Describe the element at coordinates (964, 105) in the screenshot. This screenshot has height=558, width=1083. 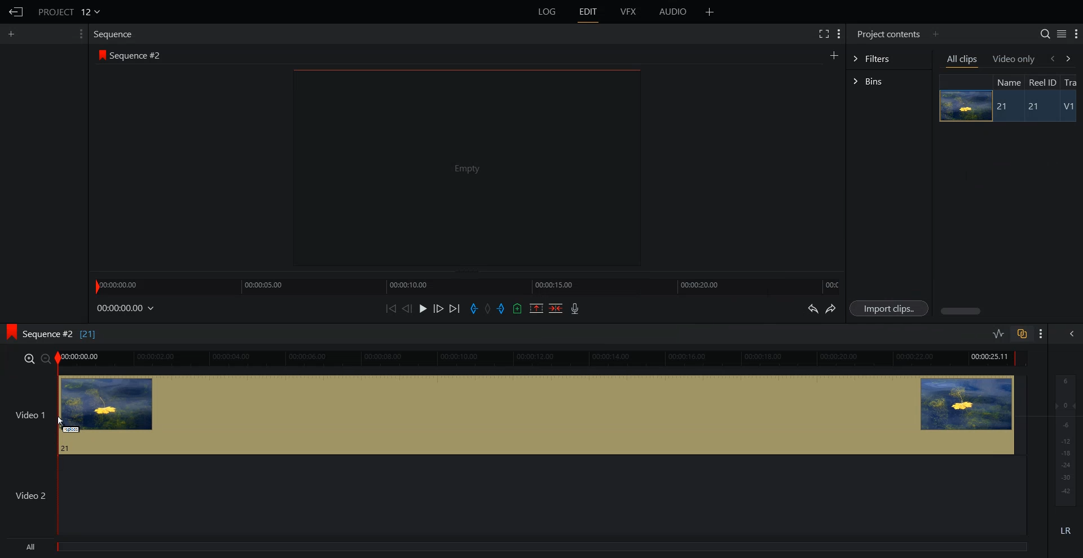
I see `Image` at that location.